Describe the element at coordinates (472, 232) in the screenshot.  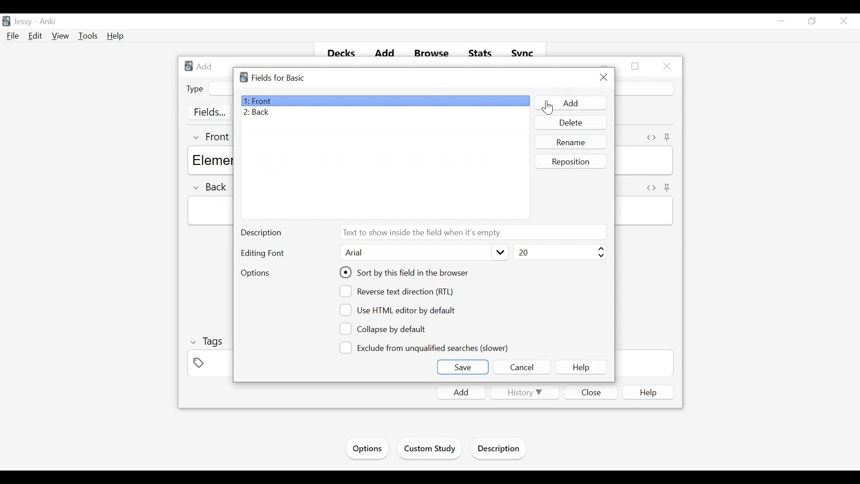
I see `Text to show inside the field when it is empty` at that location.